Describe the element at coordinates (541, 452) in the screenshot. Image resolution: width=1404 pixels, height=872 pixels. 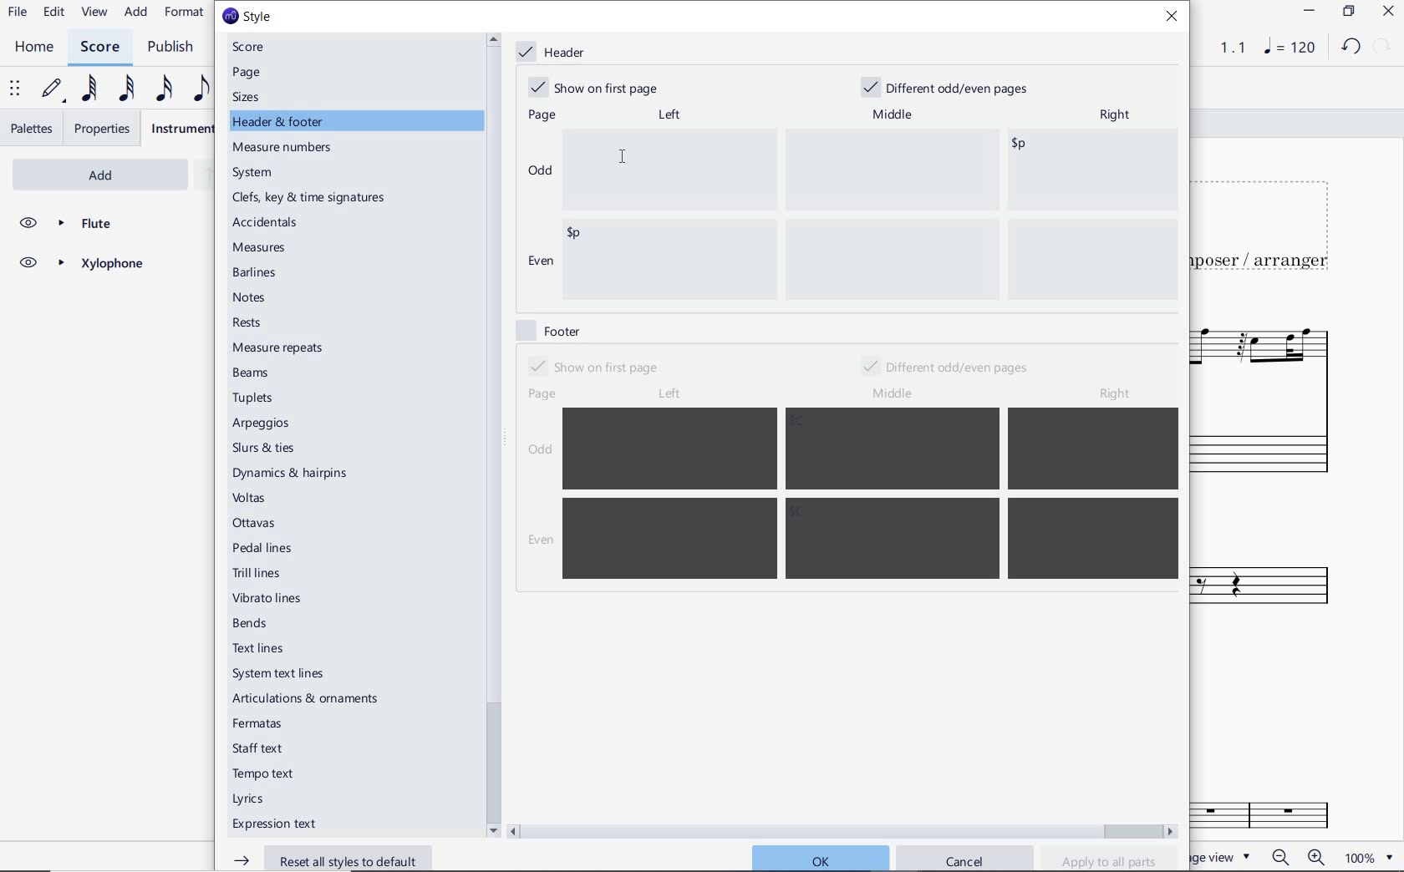
I see `odd` at that location.